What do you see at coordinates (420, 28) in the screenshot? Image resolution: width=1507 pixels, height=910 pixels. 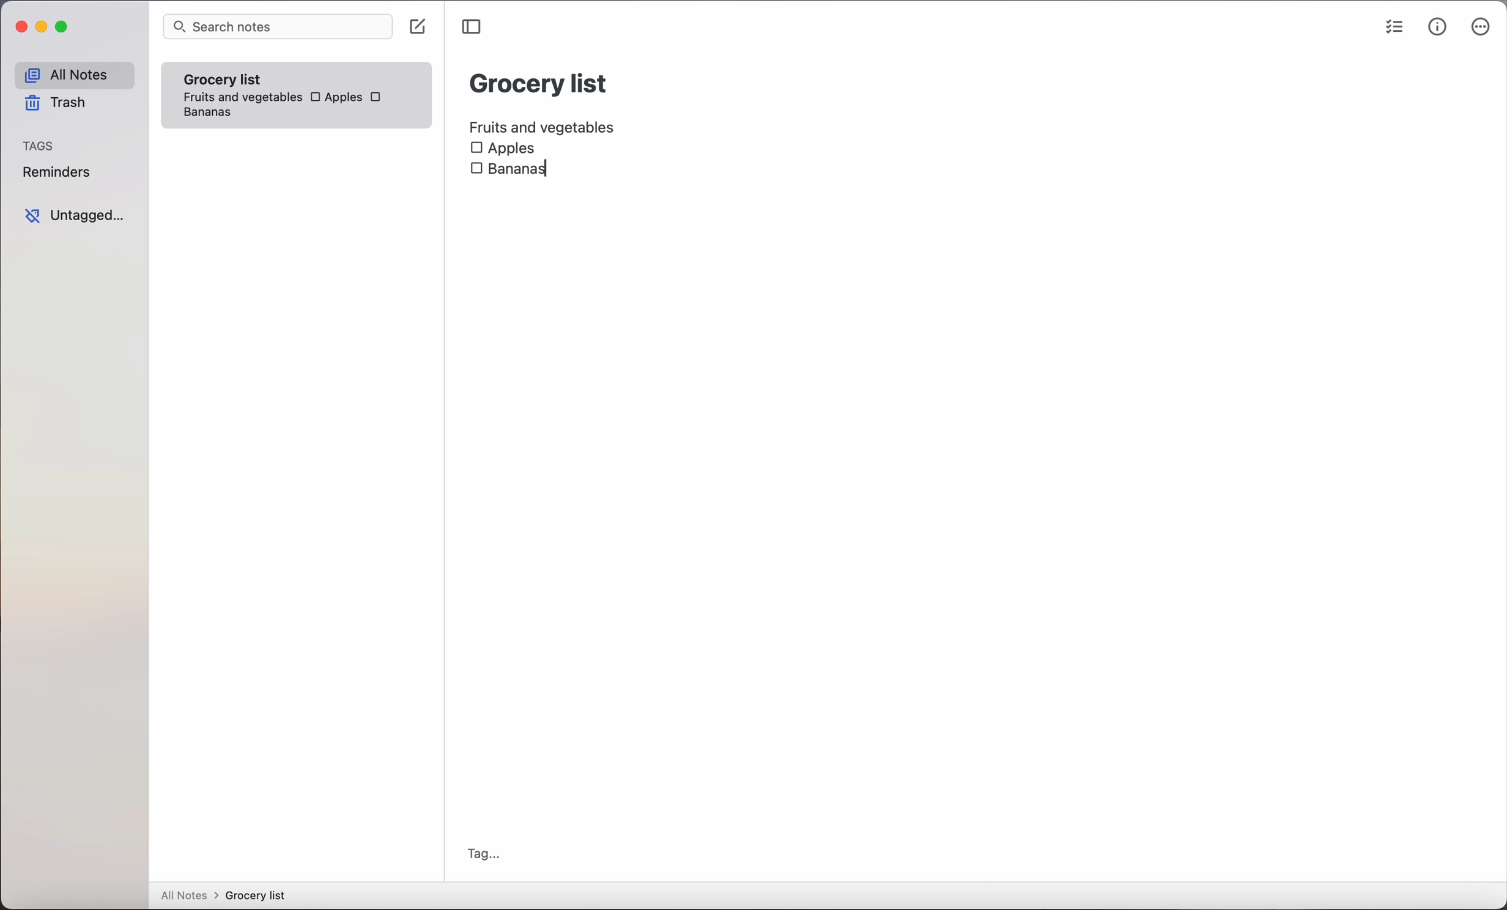 I see `click on create note` at bounding box center [420, 28].